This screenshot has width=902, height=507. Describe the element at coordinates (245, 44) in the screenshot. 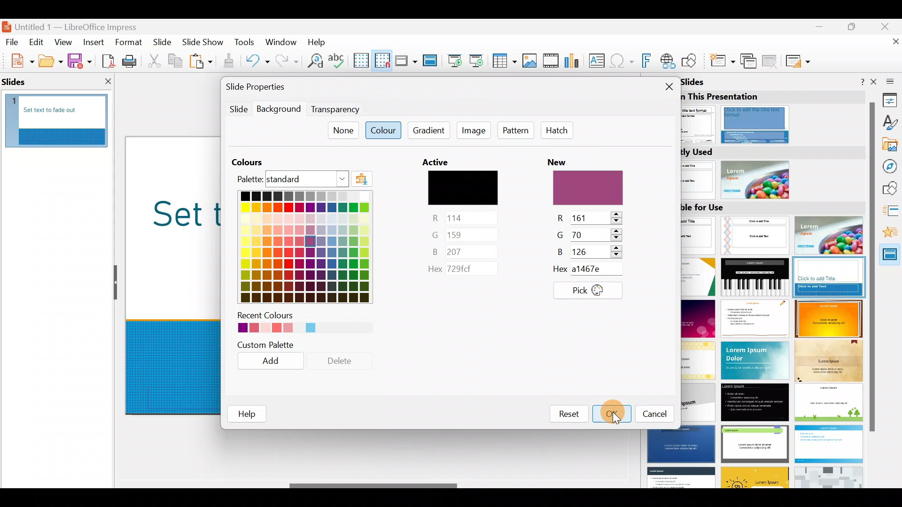

I see `Tools` at that location.